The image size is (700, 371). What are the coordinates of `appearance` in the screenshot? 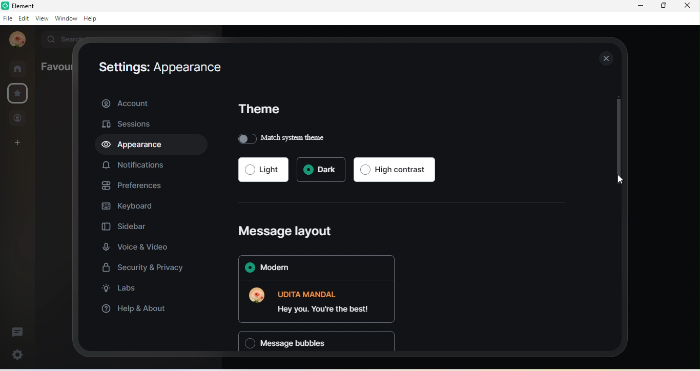 It's located at (137, 146).